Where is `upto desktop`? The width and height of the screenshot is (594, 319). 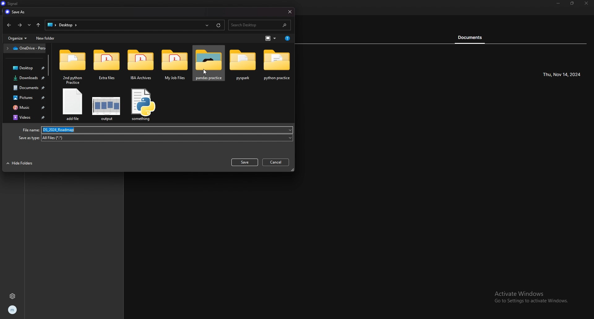 upto desktop is located at coordinates (39, 25).